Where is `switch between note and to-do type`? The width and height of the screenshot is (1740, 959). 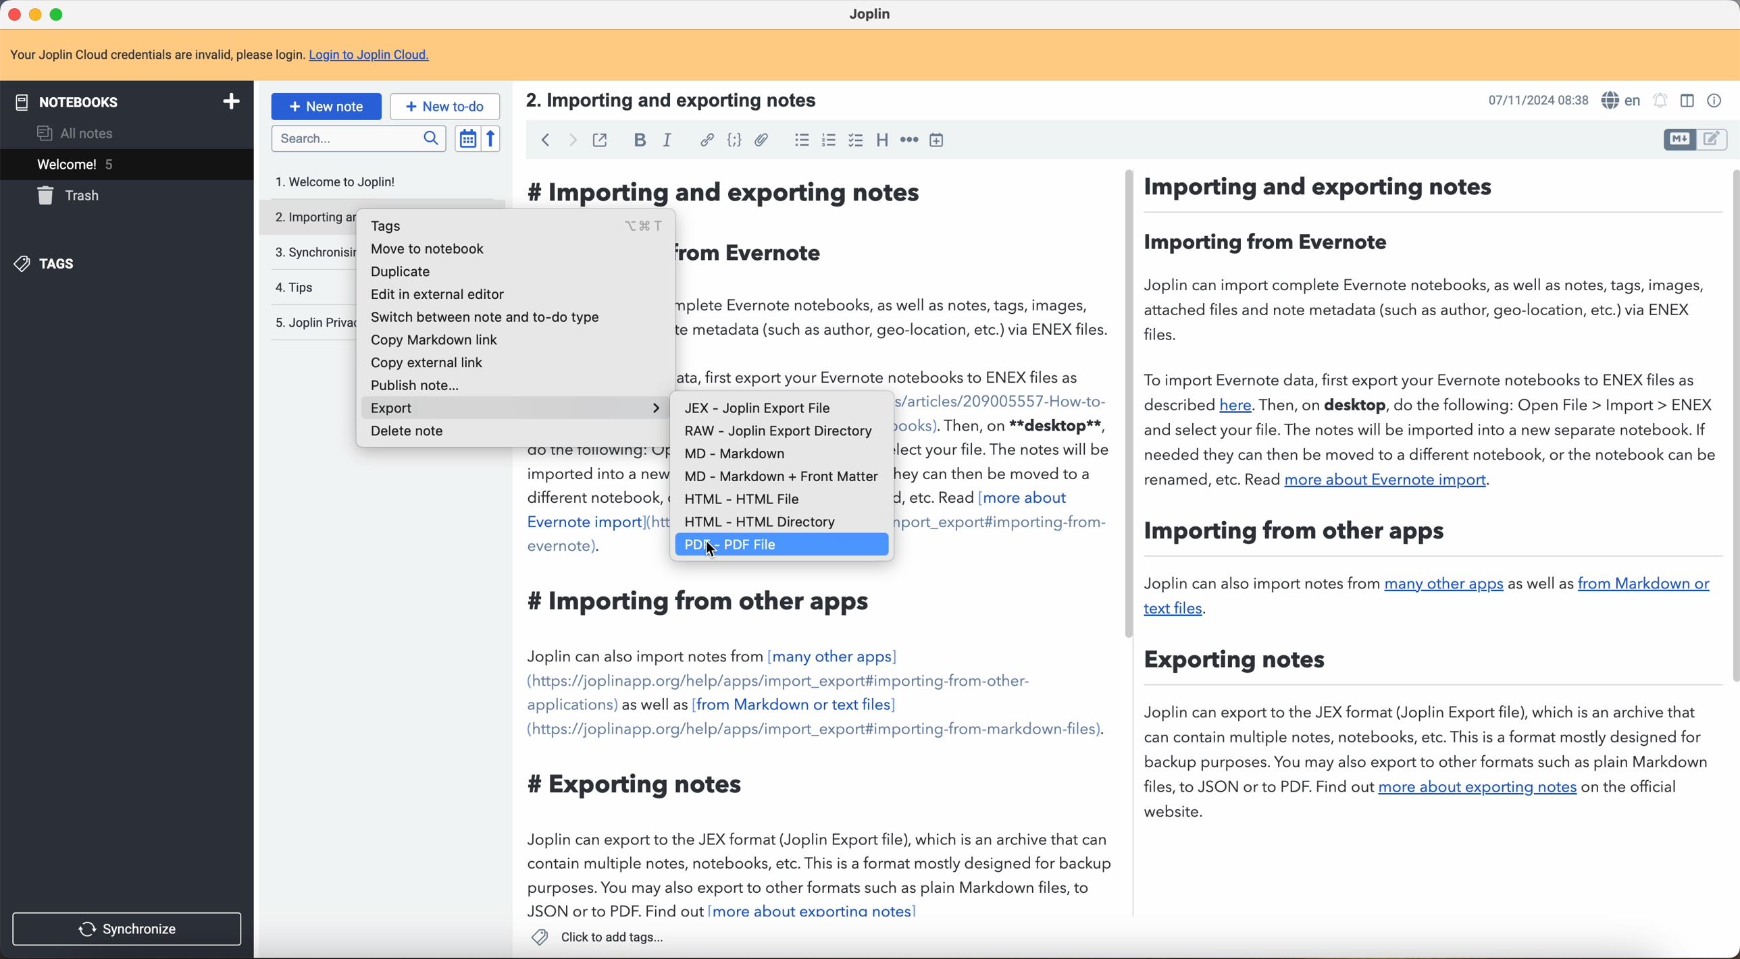 switch between note and to-do type is located at coordinates (489, 317).